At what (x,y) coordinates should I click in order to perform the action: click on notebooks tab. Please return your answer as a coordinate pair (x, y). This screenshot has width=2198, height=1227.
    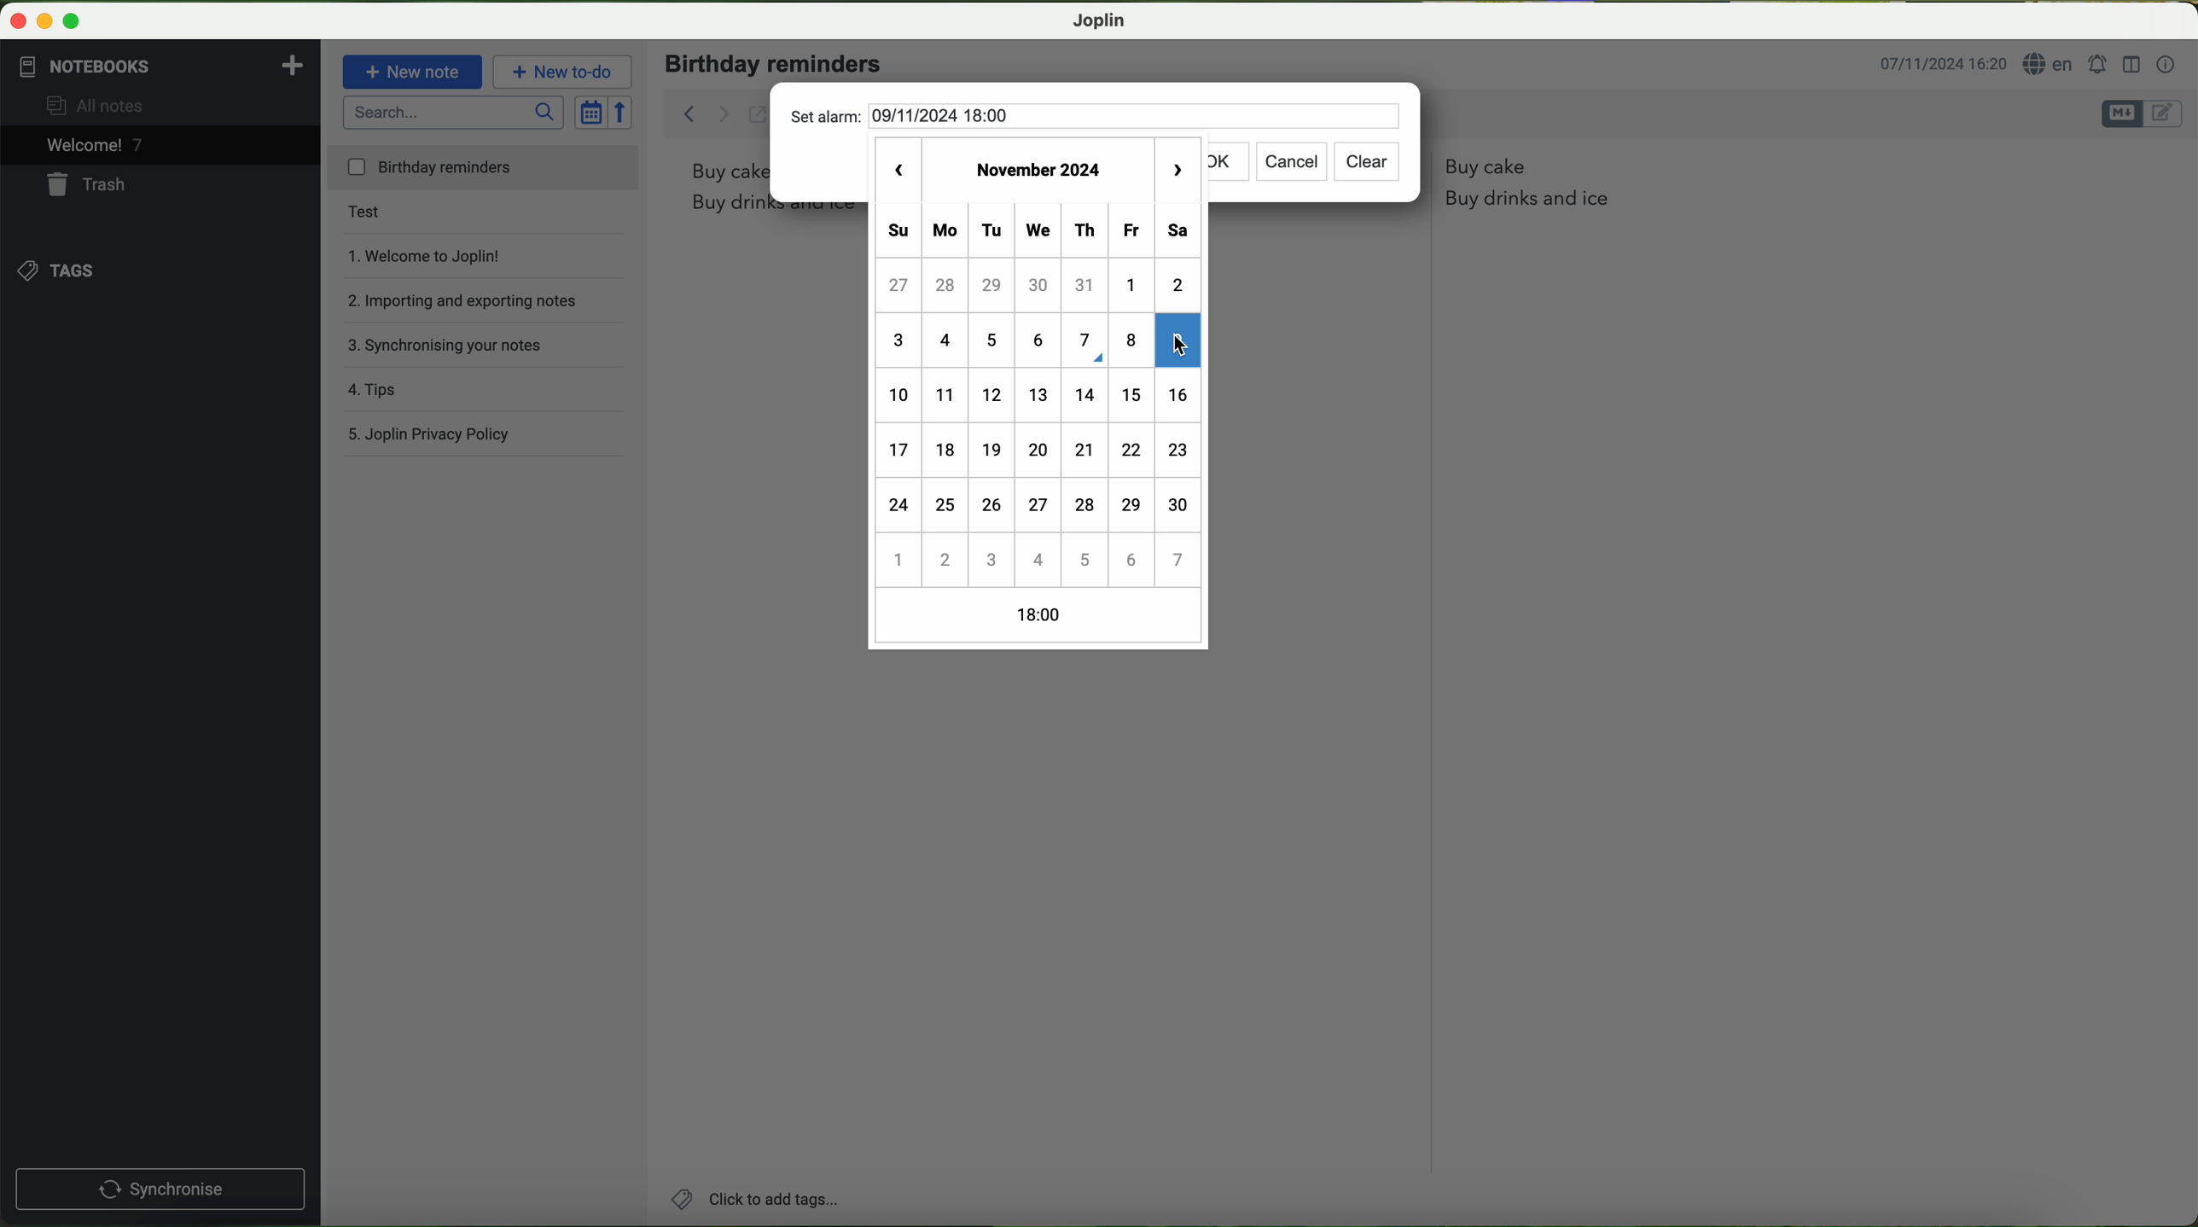
    Looking at the image, I should click on (160, 67).